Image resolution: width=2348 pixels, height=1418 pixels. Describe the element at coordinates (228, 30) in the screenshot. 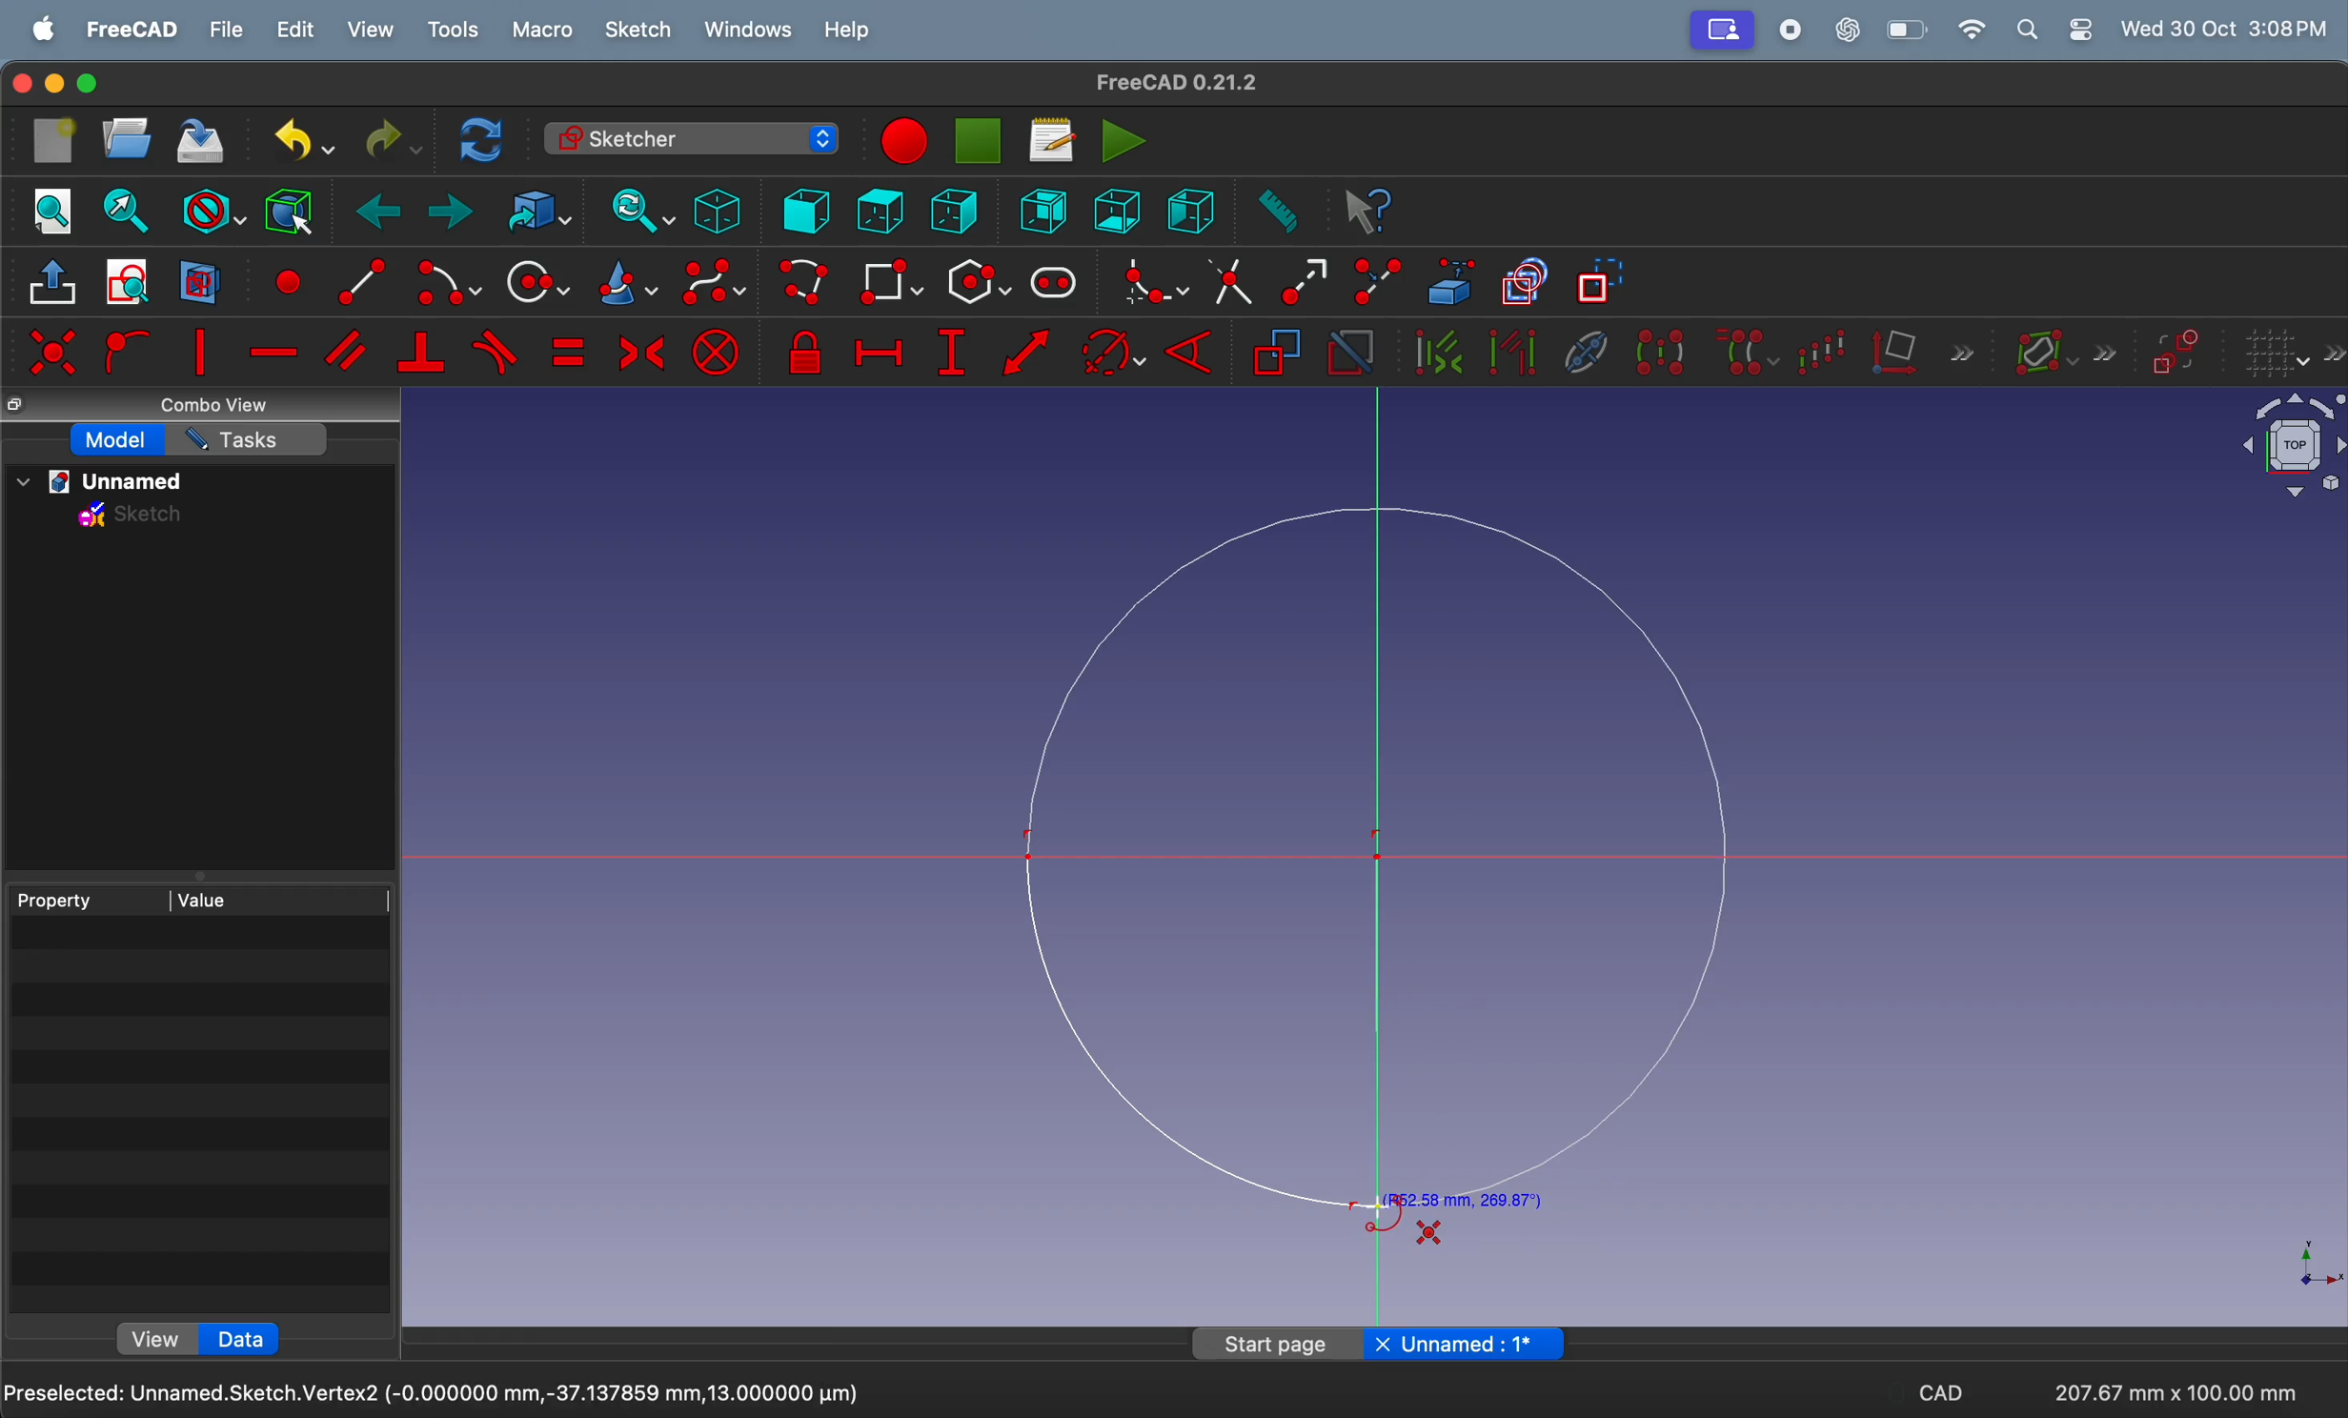

I see `file` at that location.